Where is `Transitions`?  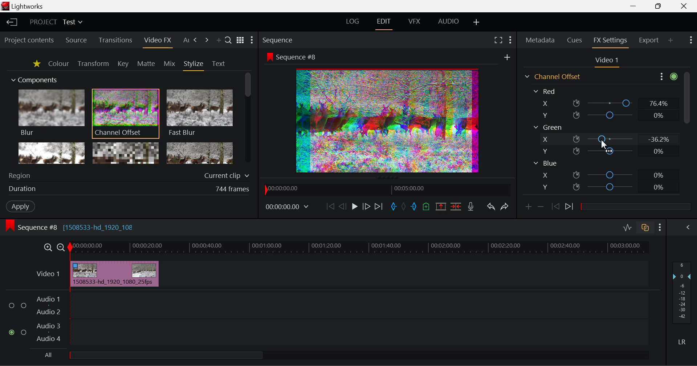 Transitions is located at coordinates (115, 40).